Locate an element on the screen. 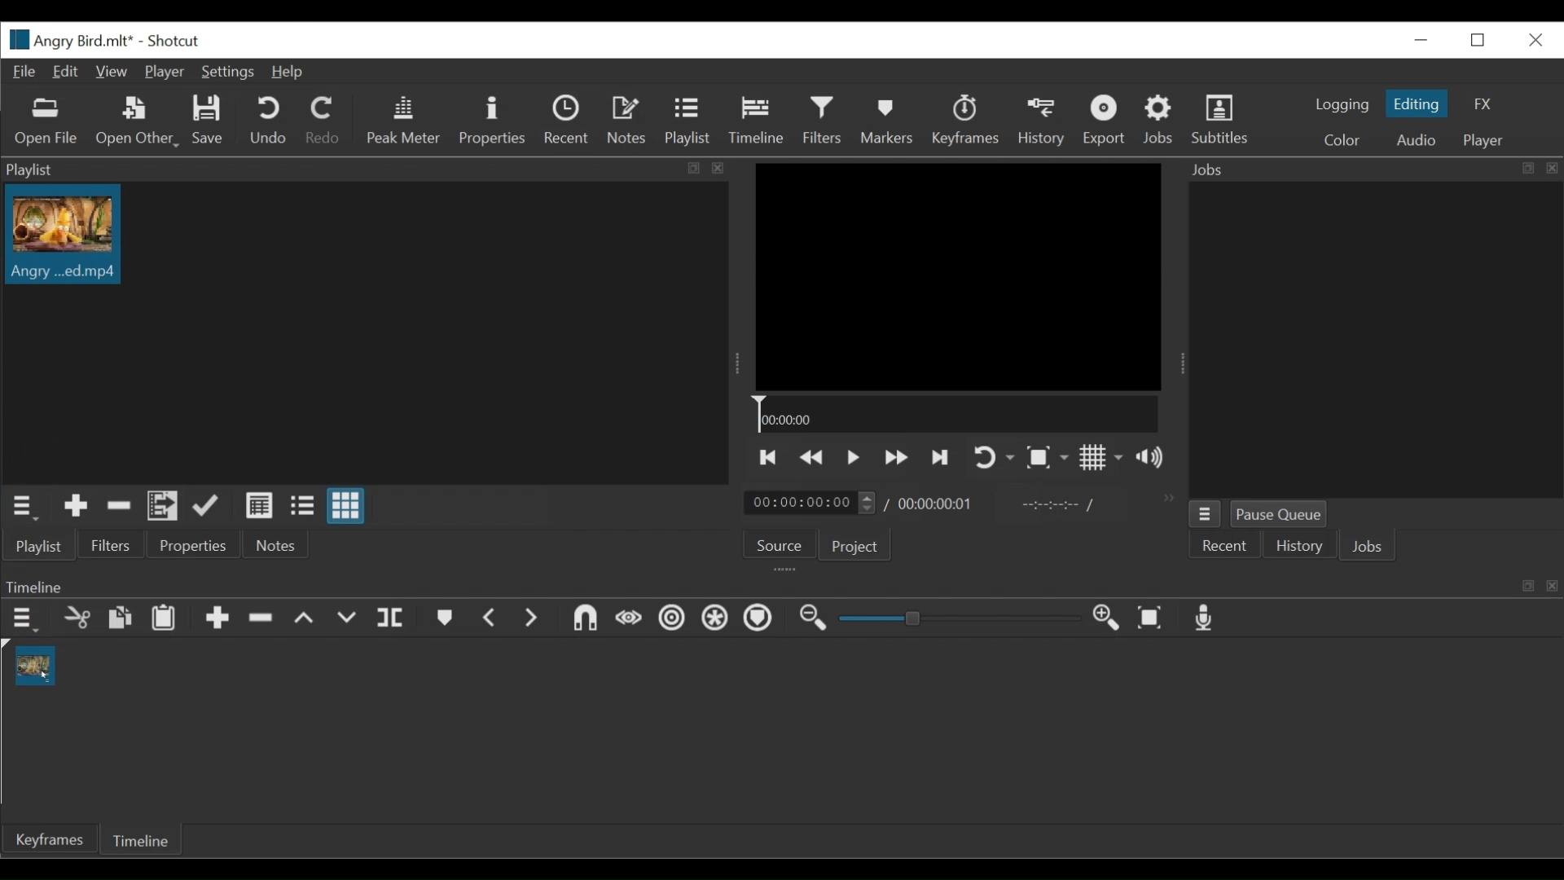 The image size is (1564, 880). Show volume control is located at coordinates (1155, 459).